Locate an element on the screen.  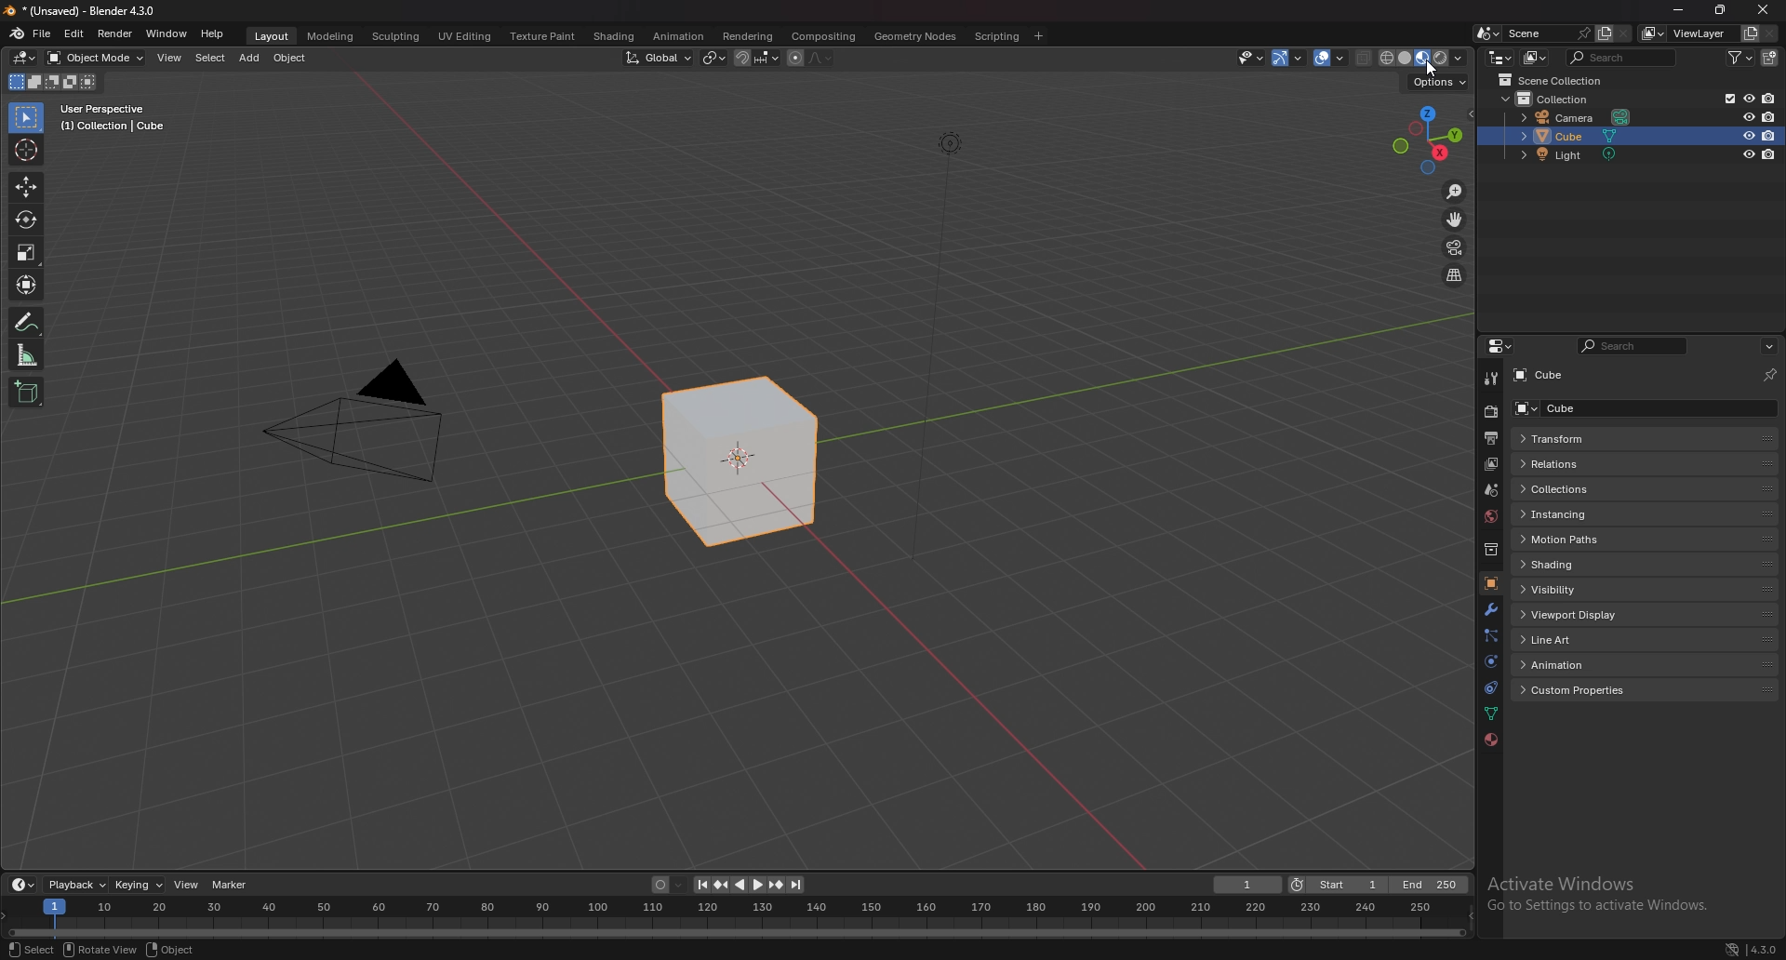
view is located at coordinates (169, 60).